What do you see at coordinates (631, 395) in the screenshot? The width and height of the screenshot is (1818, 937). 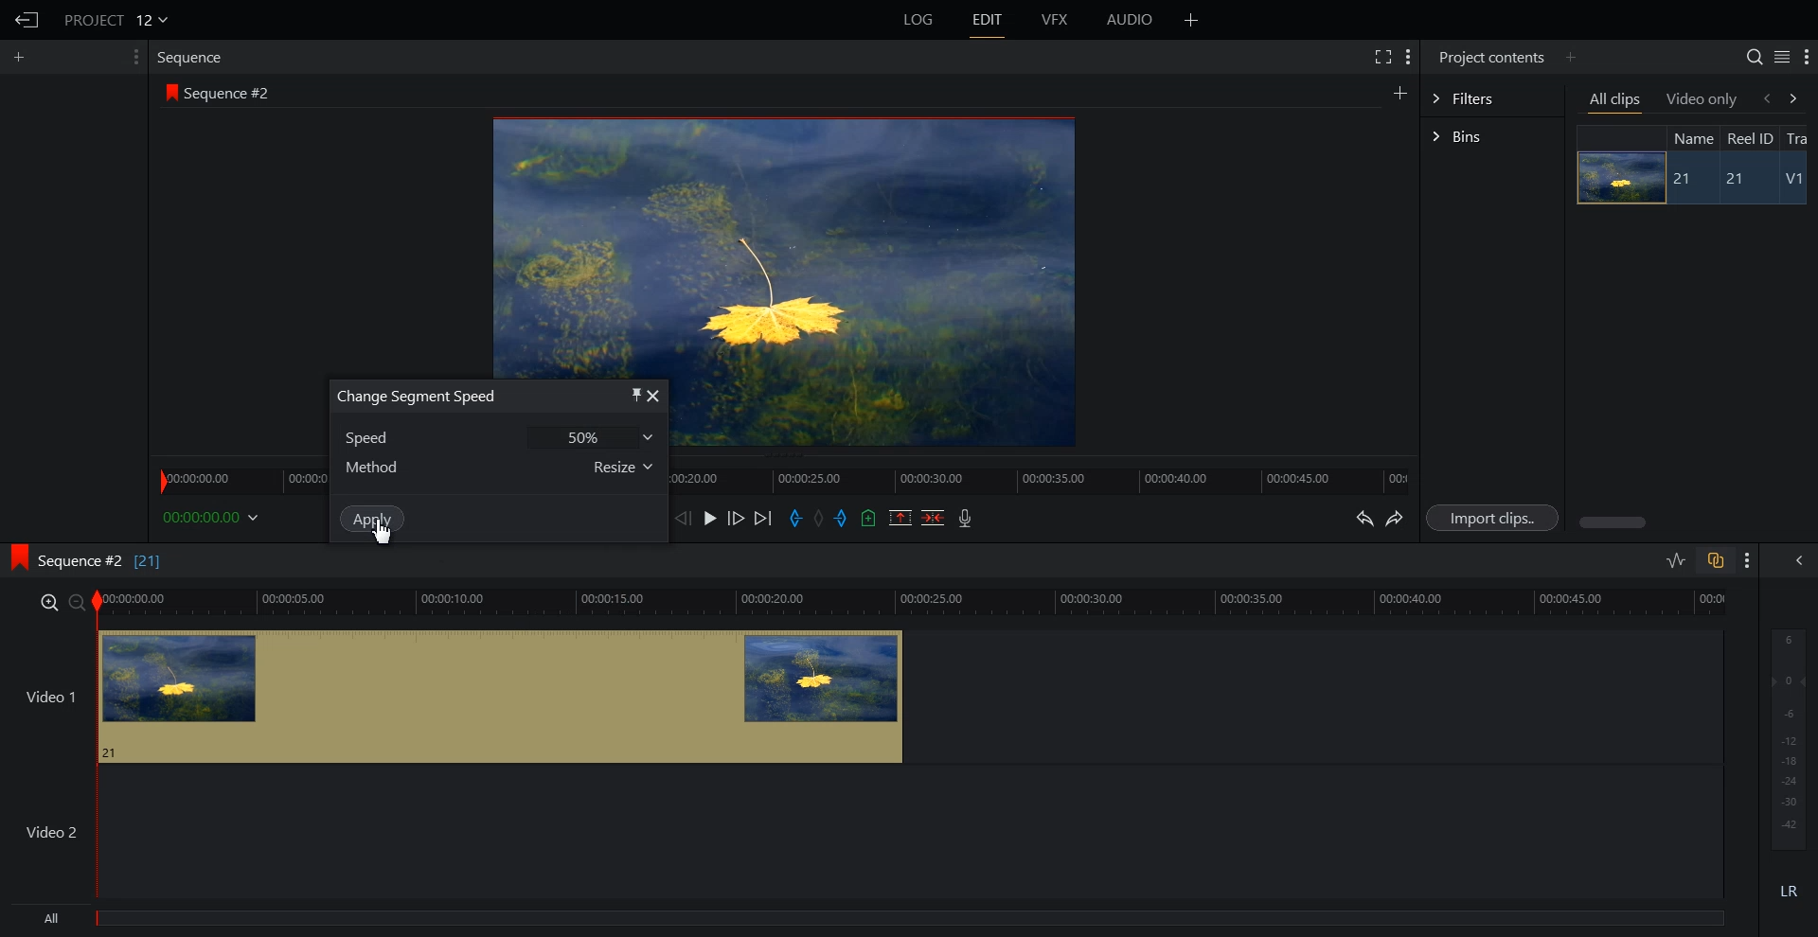 I see `pin` at bounding box center [631, 395].